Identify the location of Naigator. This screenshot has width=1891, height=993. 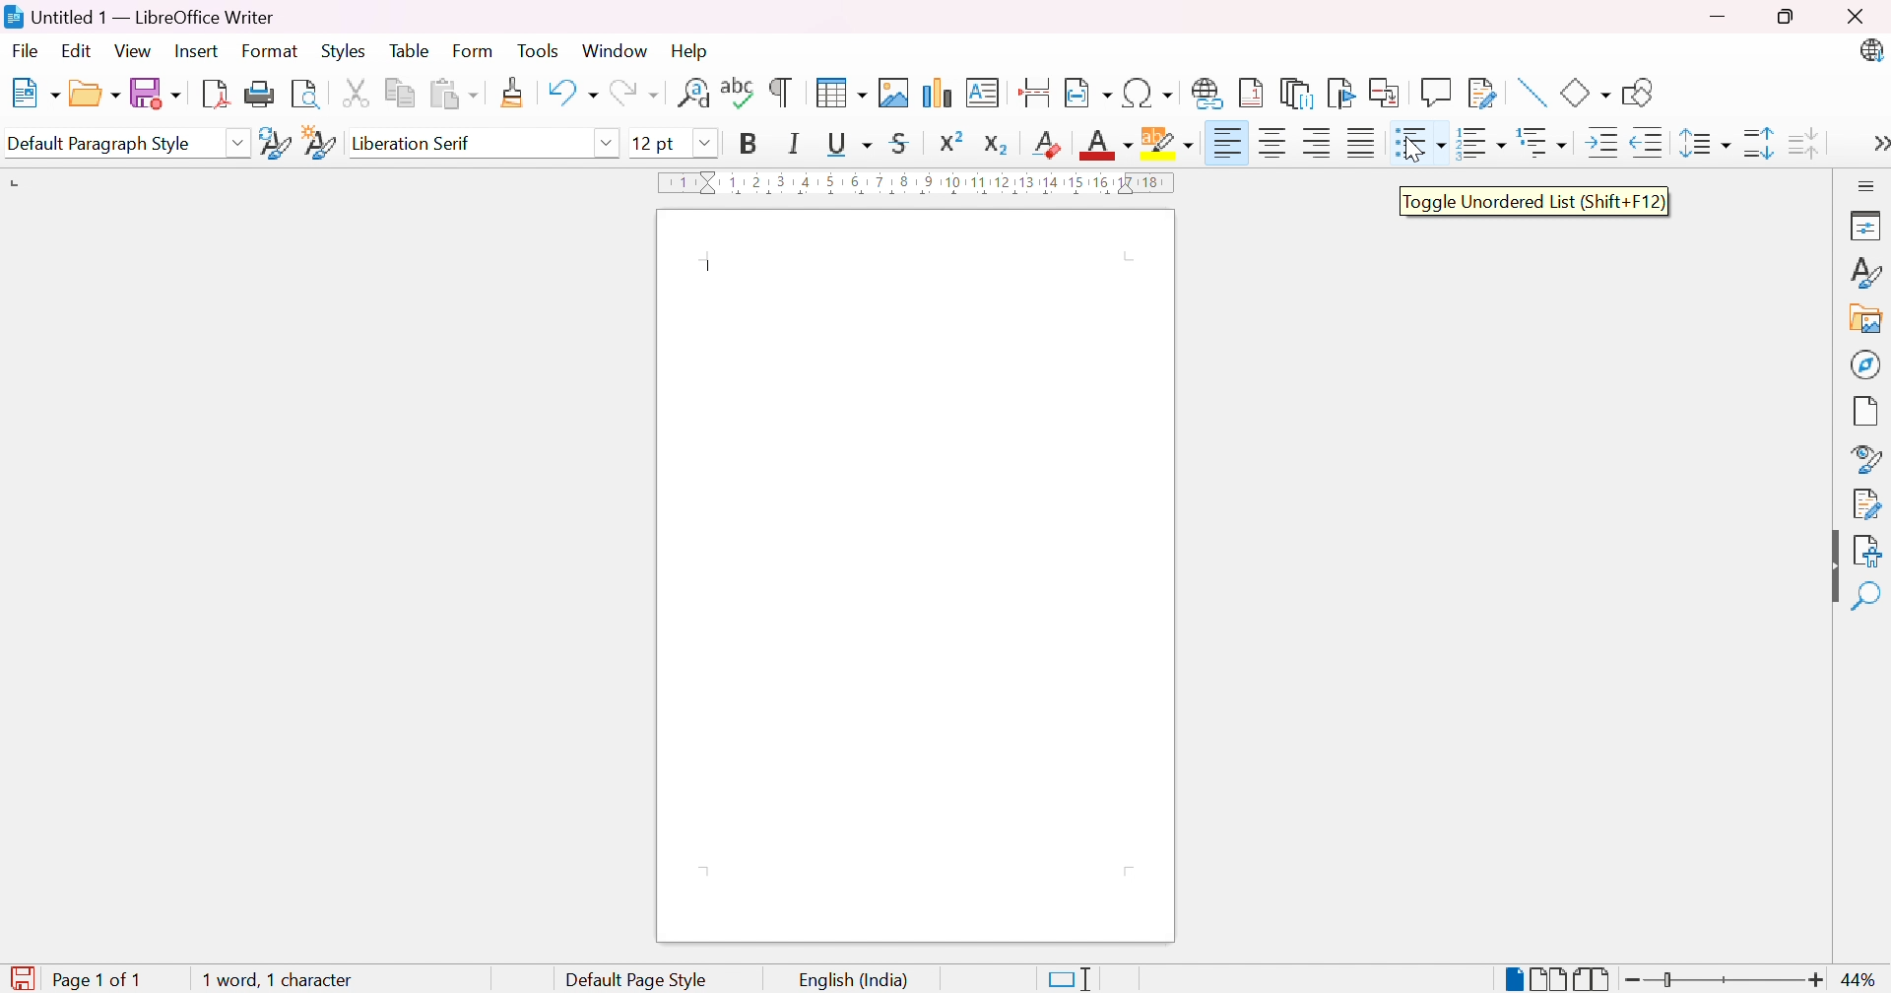
(1867, 364).